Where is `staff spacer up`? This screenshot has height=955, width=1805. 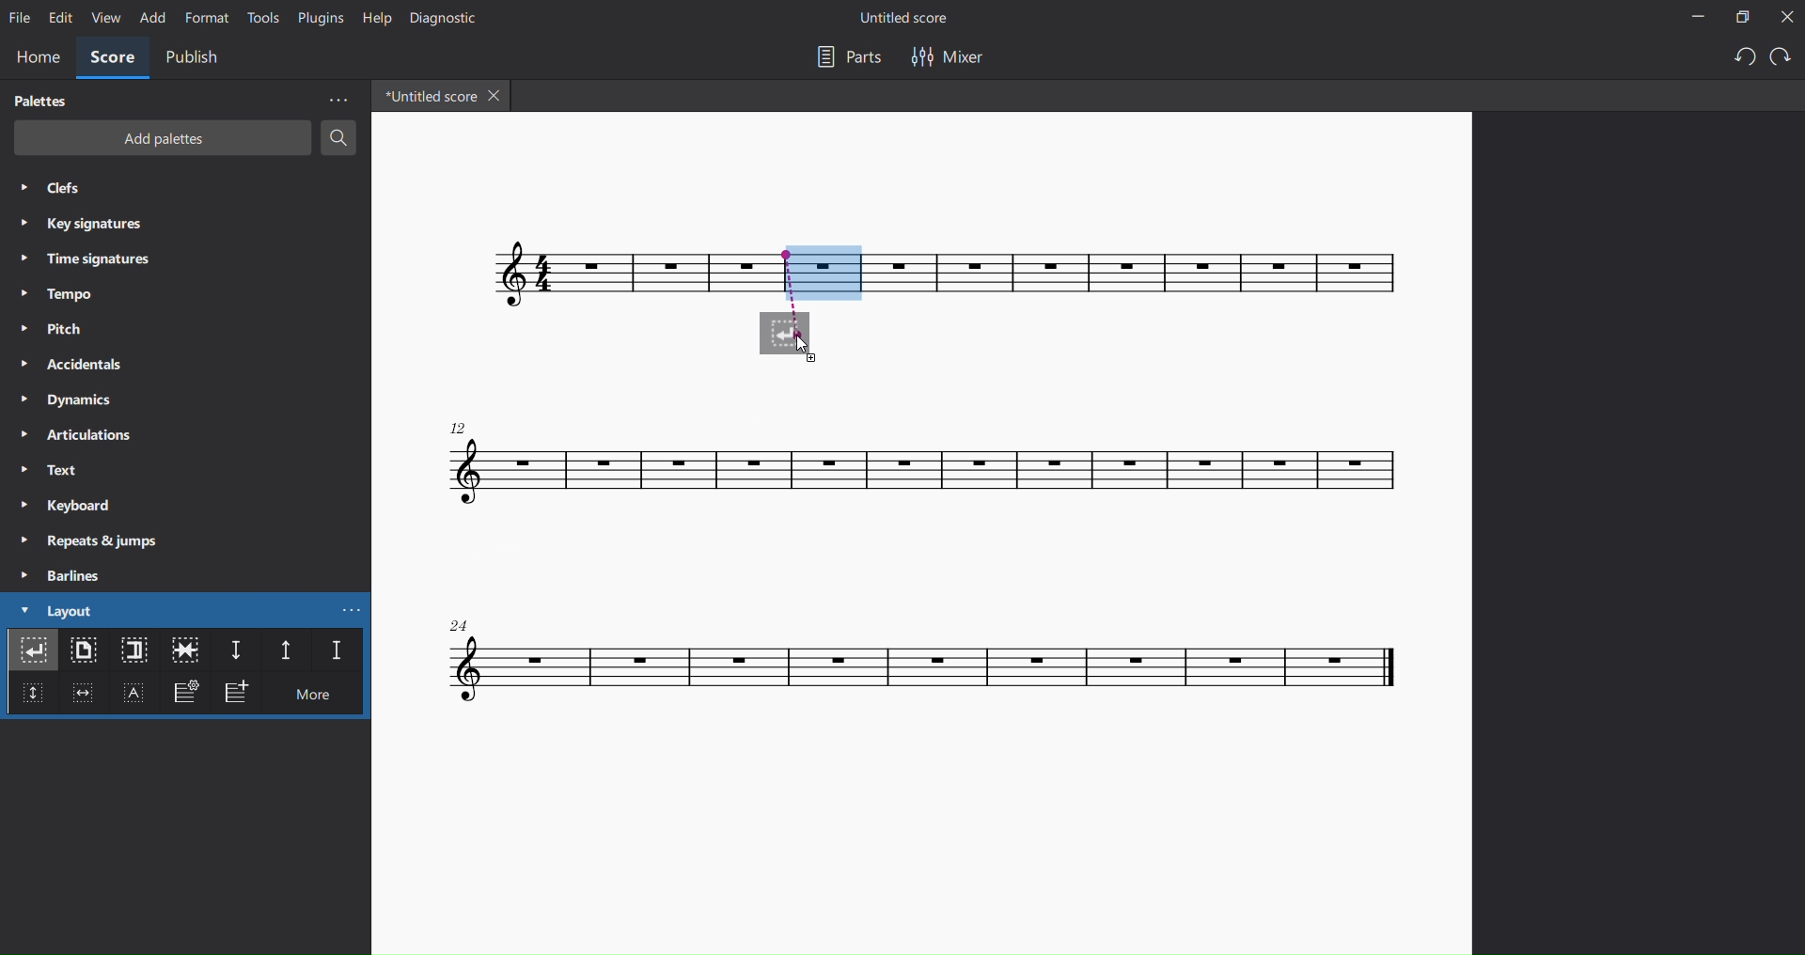
staff spacer up is located at coordinates (281, 650).